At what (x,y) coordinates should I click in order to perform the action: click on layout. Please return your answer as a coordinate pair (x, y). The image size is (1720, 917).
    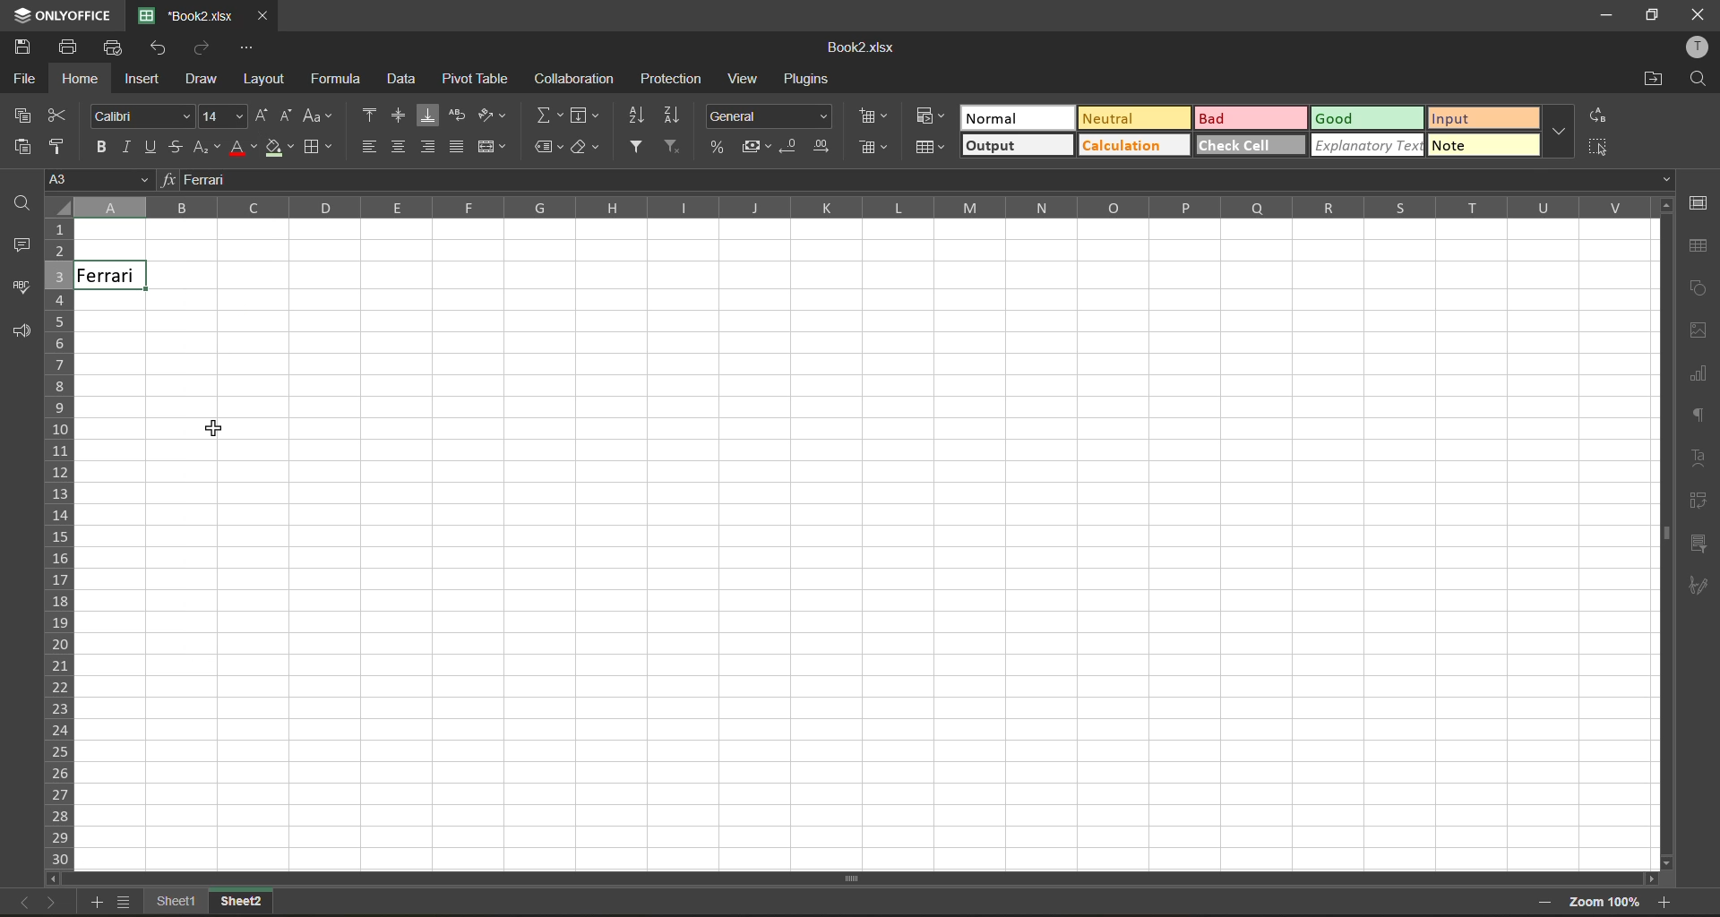
    Looking at the image, I should click on (264, 79).